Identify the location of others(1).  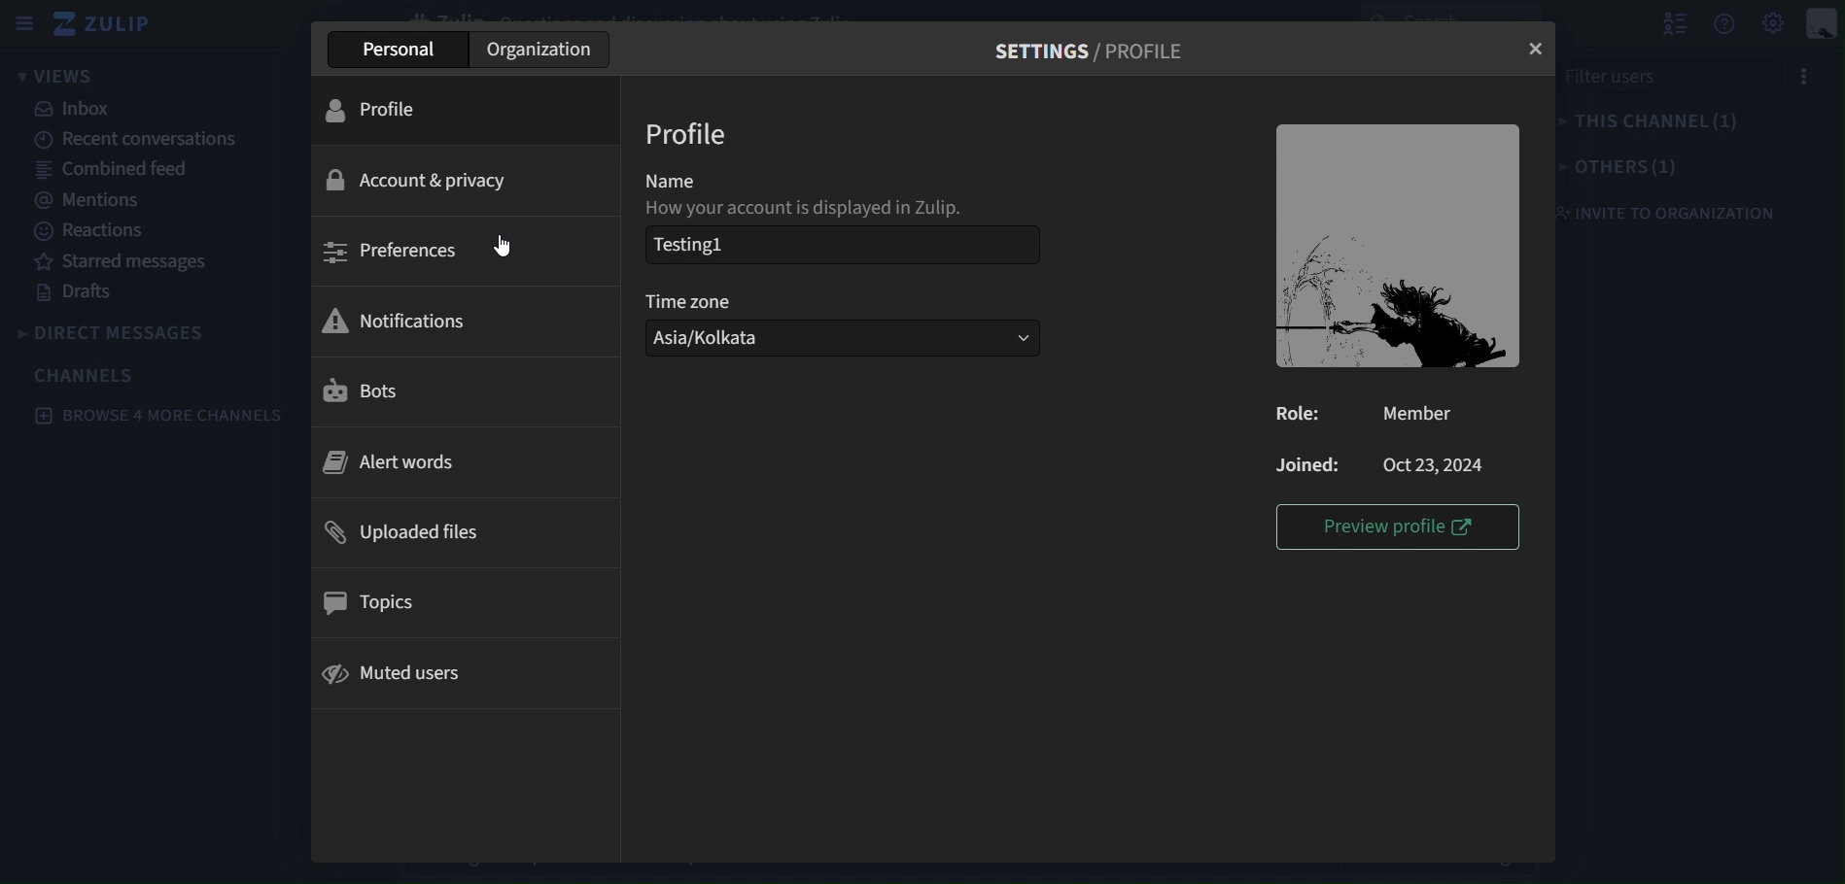
(1622, 168).